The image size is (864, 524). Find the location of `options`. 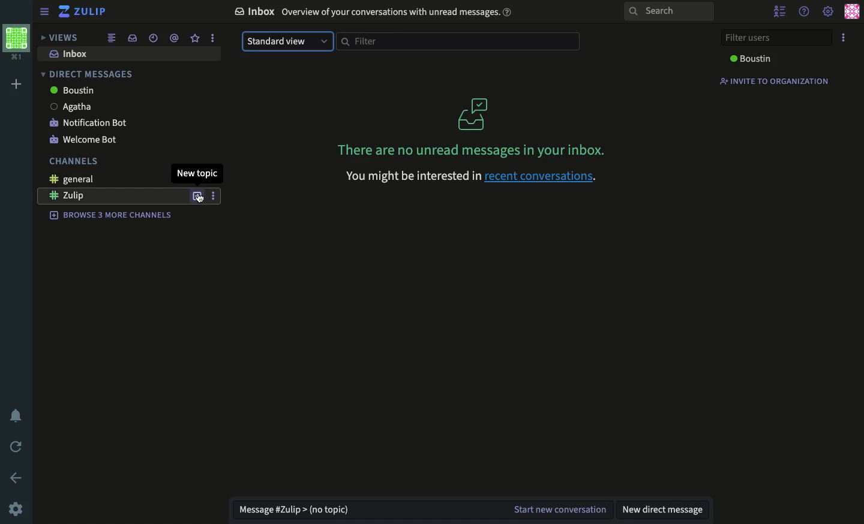

options is located at coordinates (213, 38).